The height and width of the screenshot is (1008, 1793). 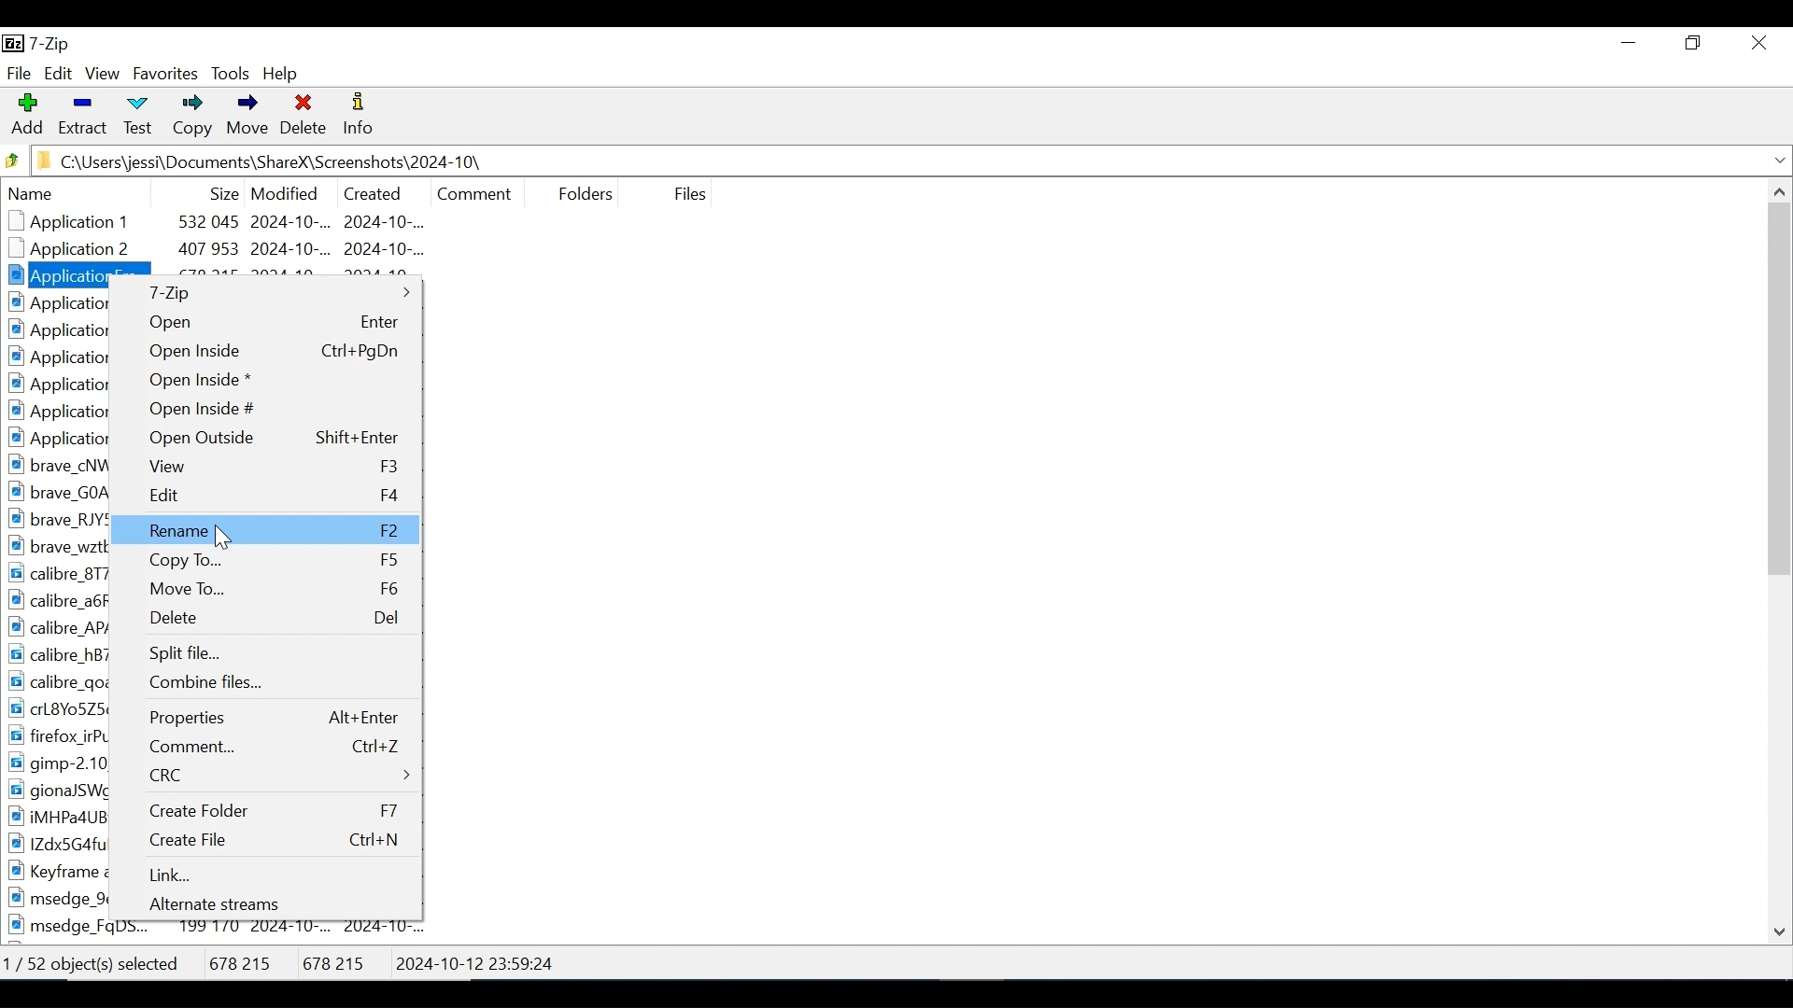 I want to click on Expand, so click(x=1778, y=161).